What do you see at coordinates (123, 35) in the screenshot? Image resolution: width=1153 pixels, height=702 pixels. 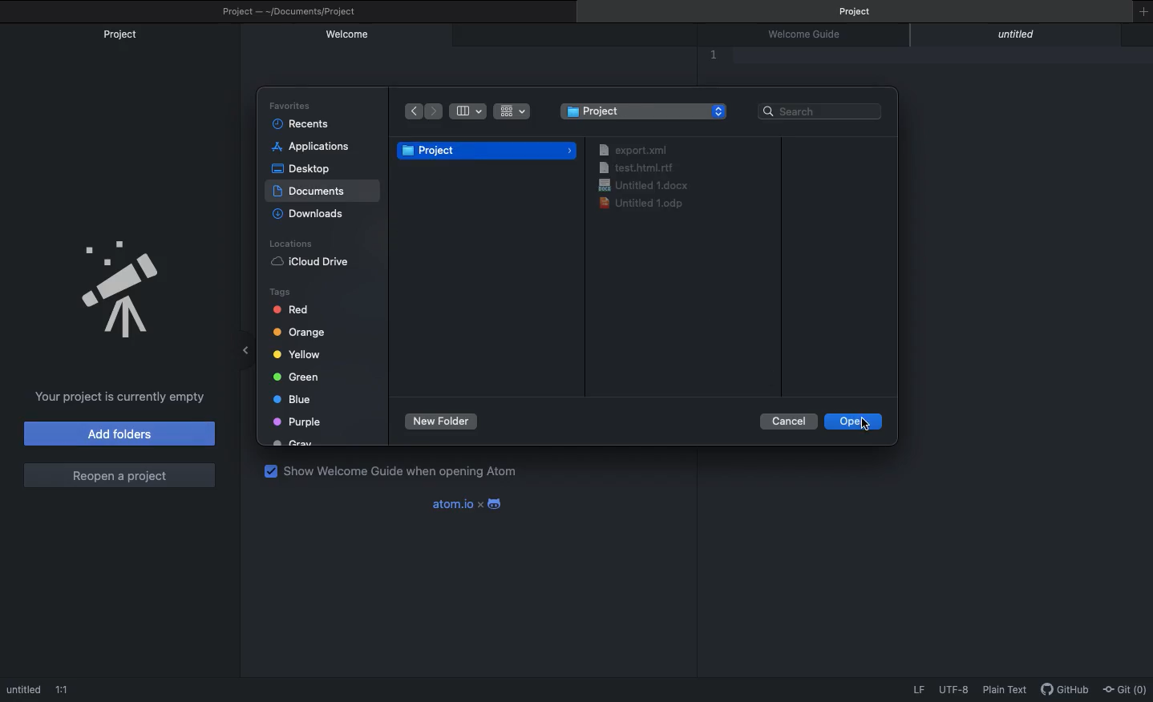 I see `Project` at bounding box center [123, 35].